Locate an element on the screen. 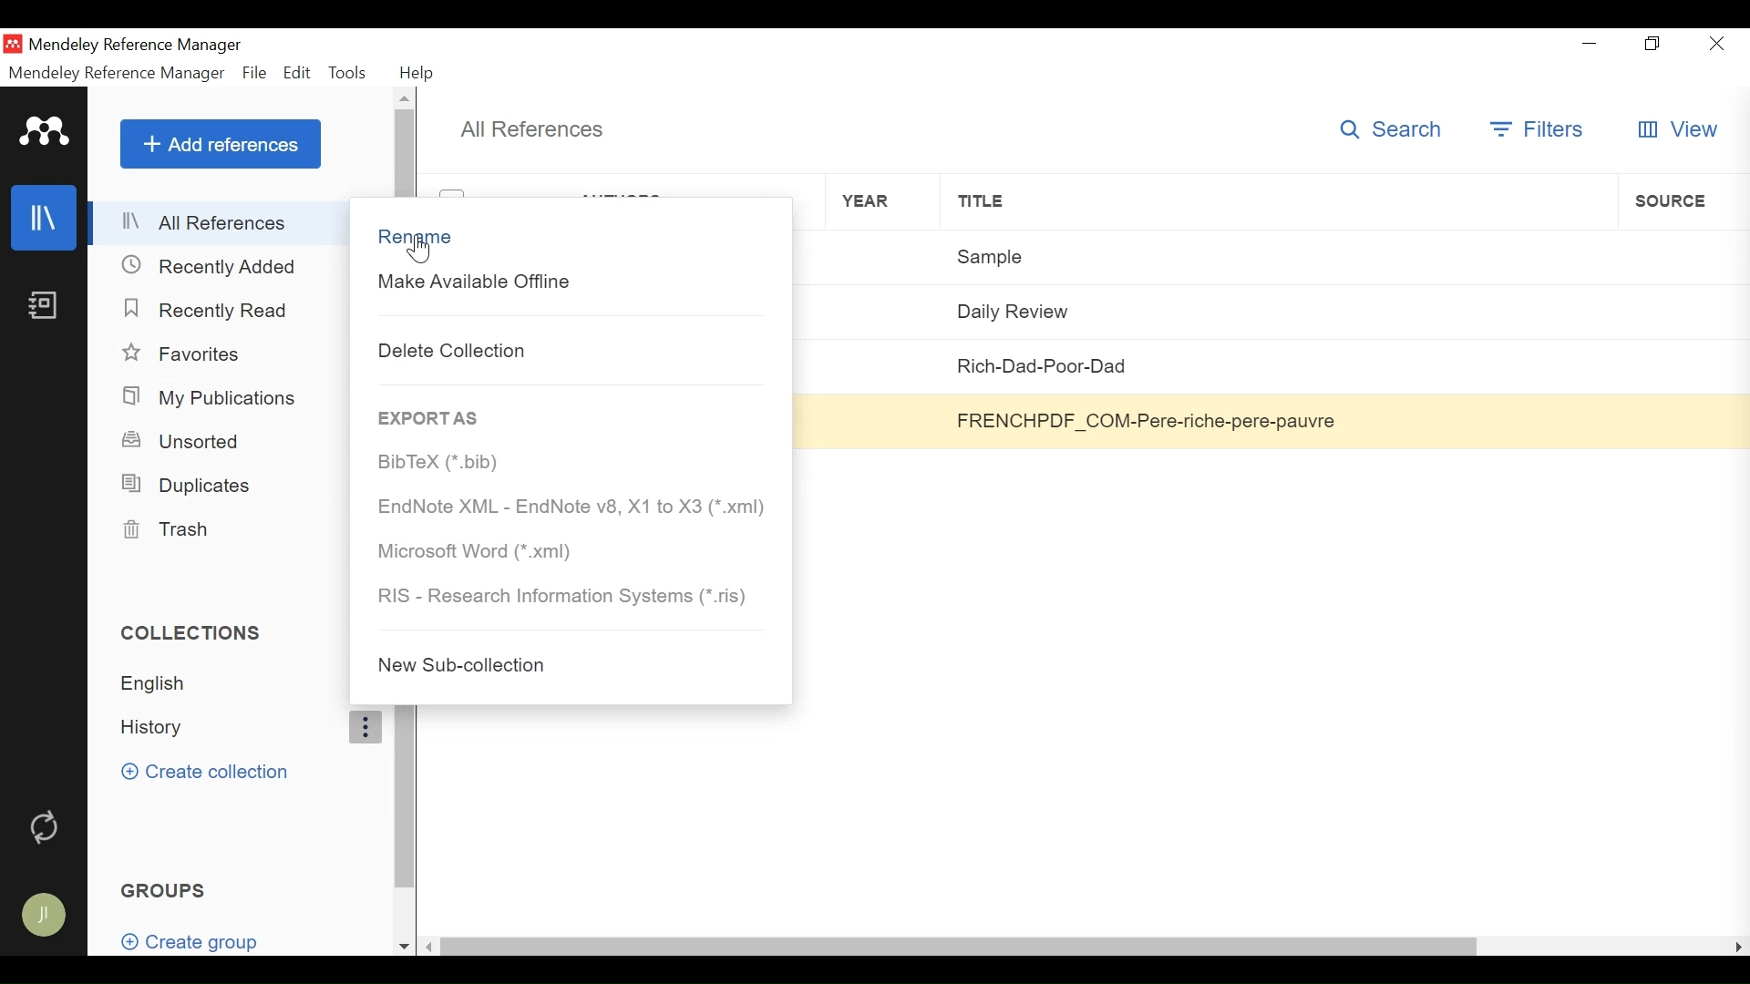  Close is located at coordinates (1714, 44).